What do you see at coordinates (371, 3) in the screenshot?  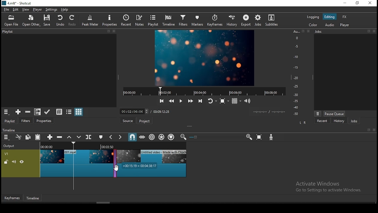 I see `close window` at bounding box center [371, 3].